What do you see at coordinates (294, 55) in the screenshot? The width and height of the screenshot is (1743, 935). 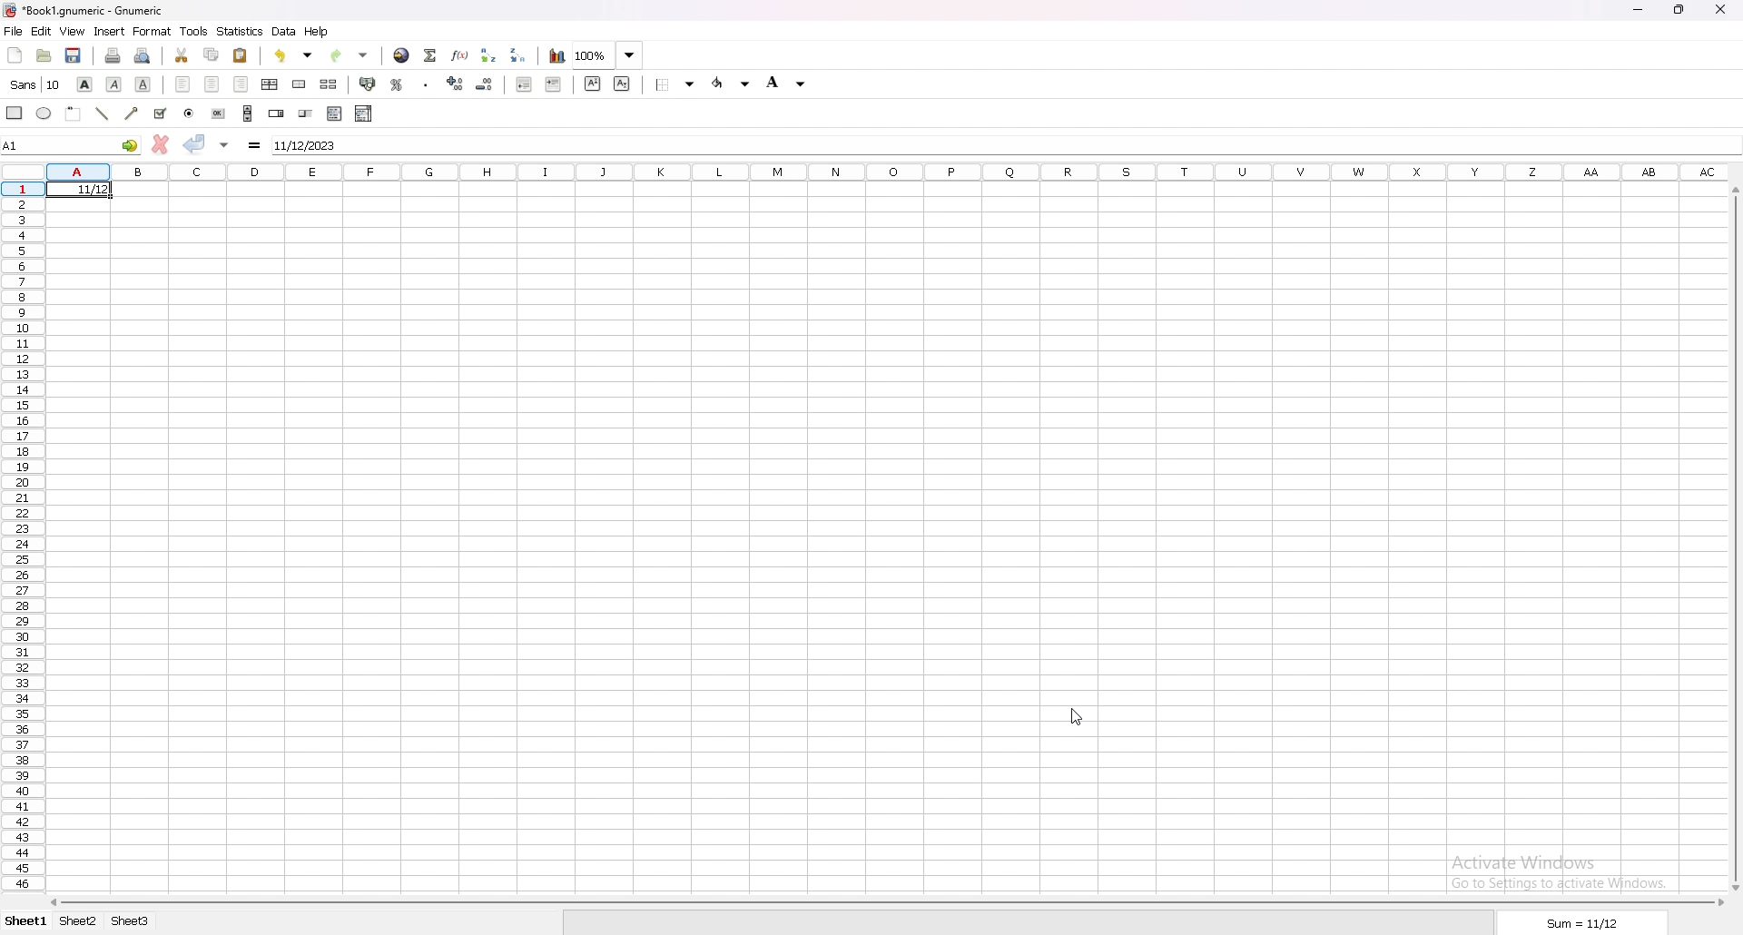 I see `undo` at bounding box center [294, 55].